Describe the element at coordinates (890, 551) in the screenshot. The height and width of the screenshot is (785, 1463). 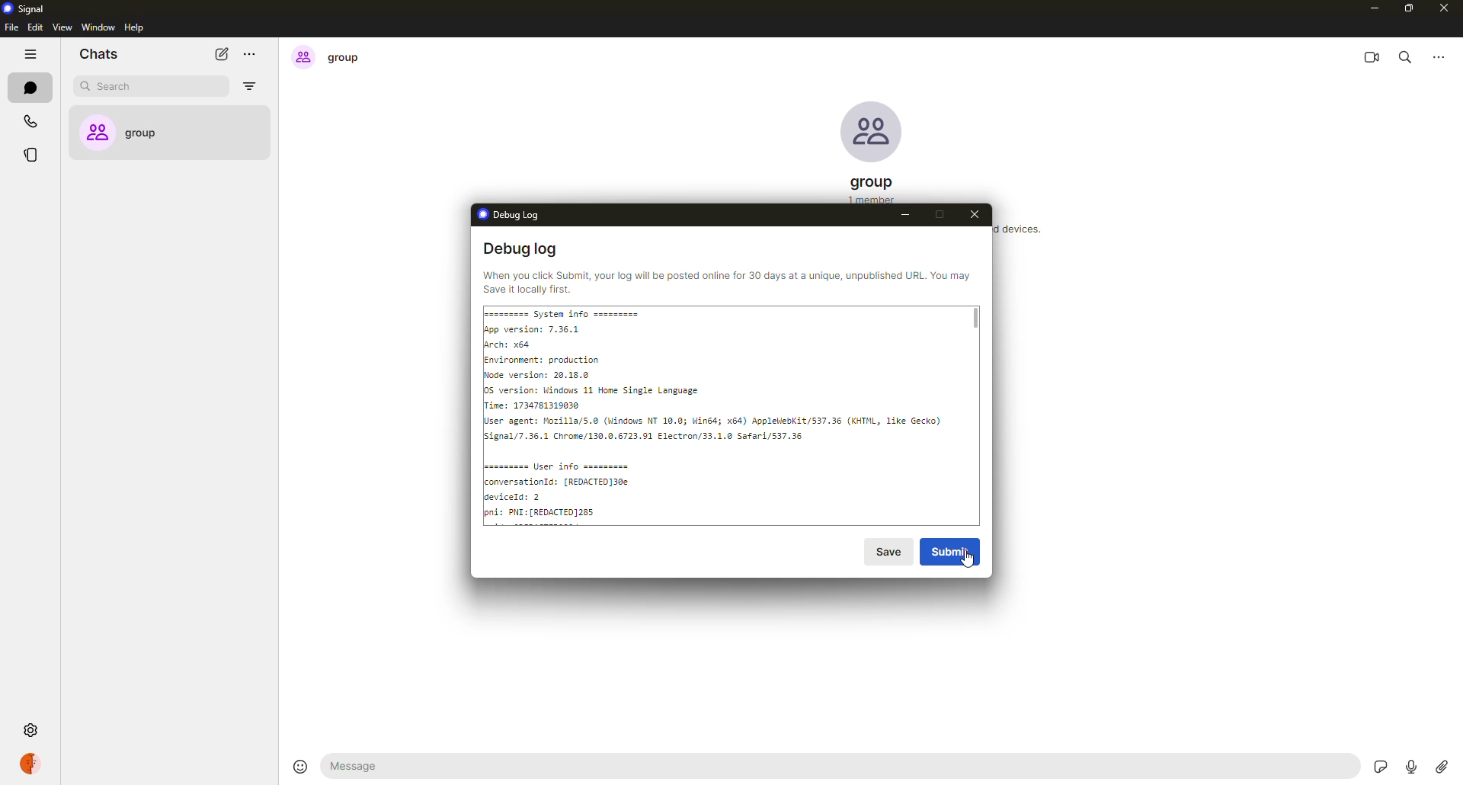
I see `save` at that location.